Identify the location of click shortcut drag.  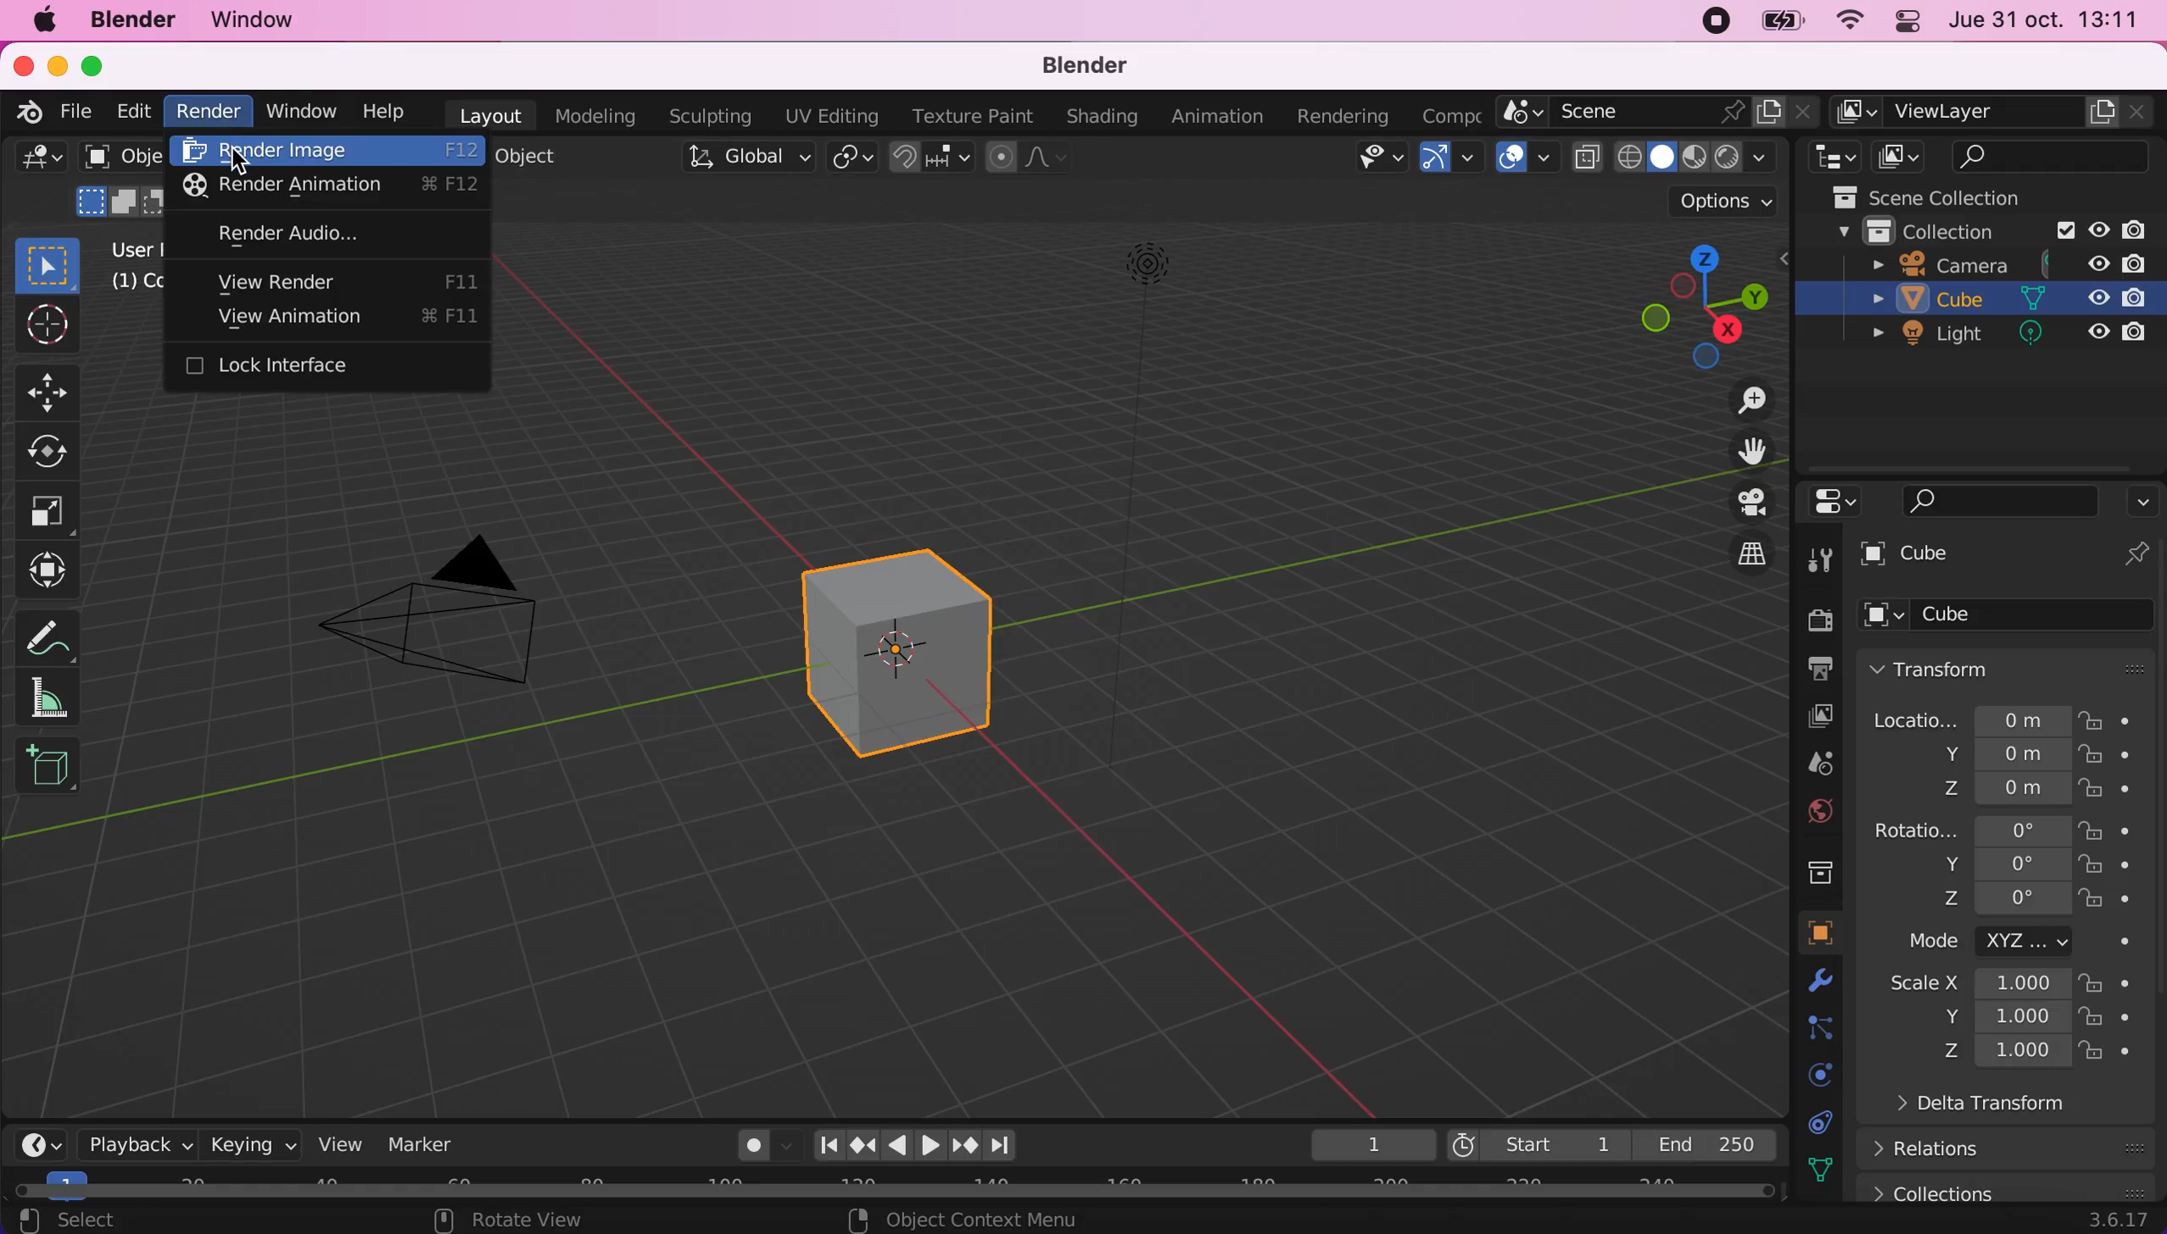
(1685, 306).